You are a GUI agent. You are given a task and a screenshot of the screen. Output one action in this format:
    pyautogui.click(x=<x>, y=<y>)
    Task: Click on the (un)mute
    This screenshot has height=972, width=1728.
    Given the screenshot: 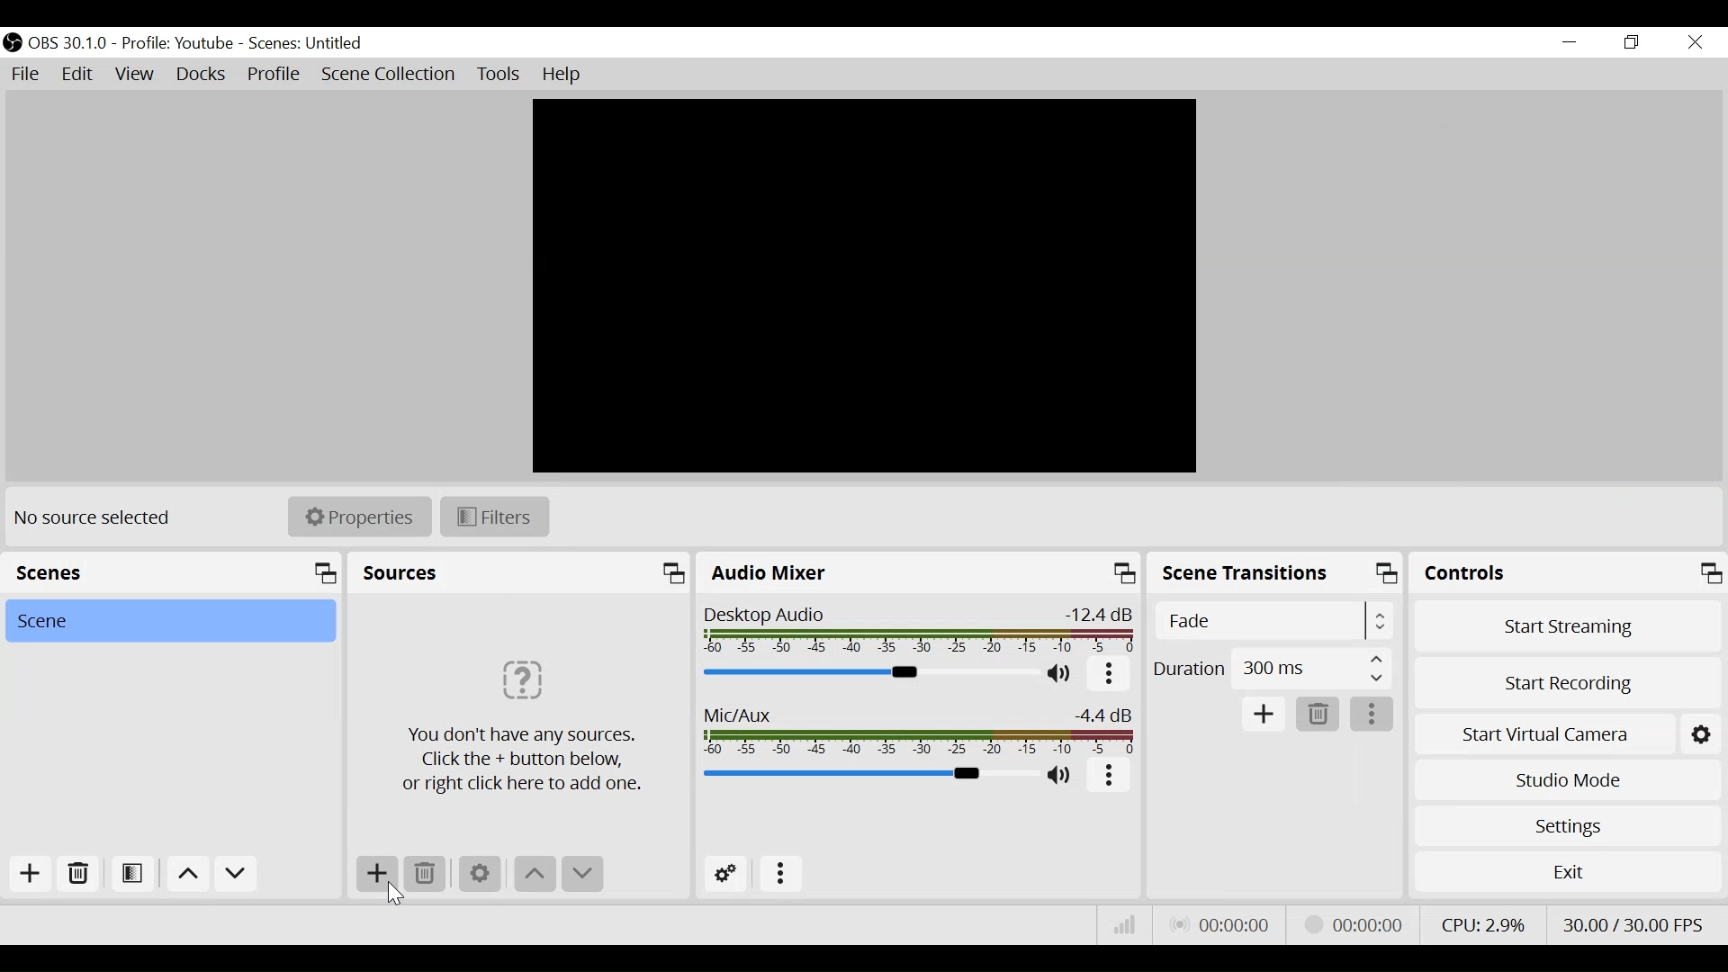 What is the action you would take?
    pyautogui.click(x=1063, y=675)
    